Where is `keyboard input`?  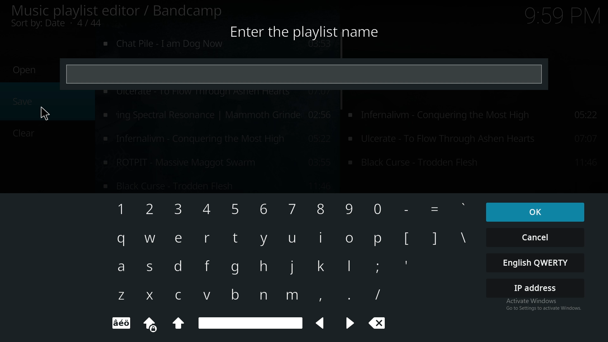
keyboard input is located at coordinates (408, 239).